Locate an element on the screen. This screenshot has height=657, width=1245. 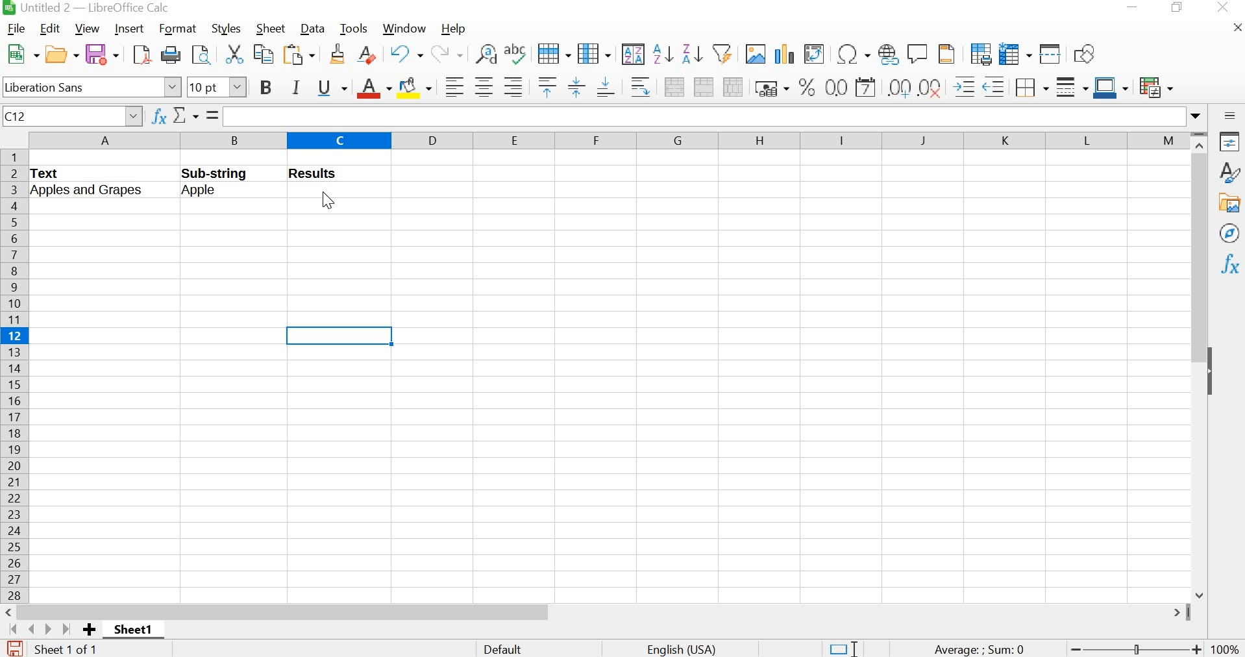
decrease indent is located at coordinates (994, 86).